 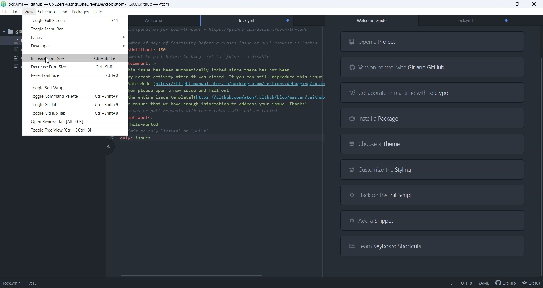 I want to click on Open review Tab, so click(x=75, y=122).